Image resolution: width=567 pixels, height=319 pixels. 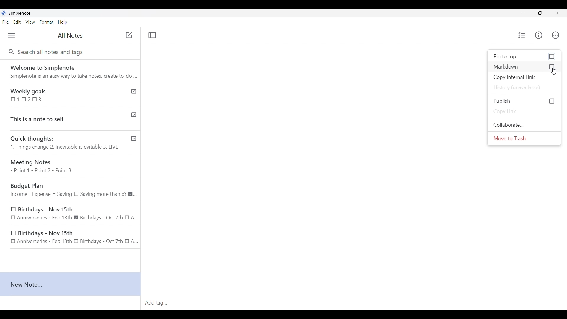 What do you see at coordinates (72, 167) in the screenshot?
I see `Meeting Notes - Point 1 - Point 2 - Point 3` at bounding box center [72, 167].